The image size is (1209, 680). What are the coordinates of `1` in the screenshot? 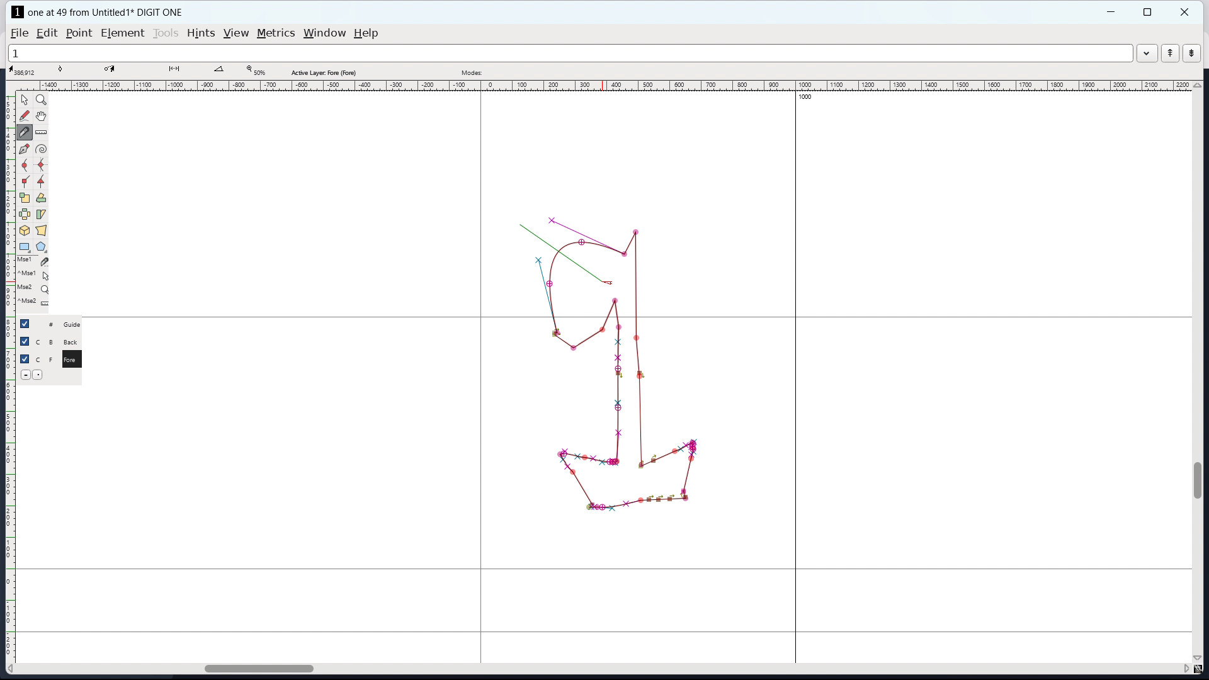 It's located at (569, 54).